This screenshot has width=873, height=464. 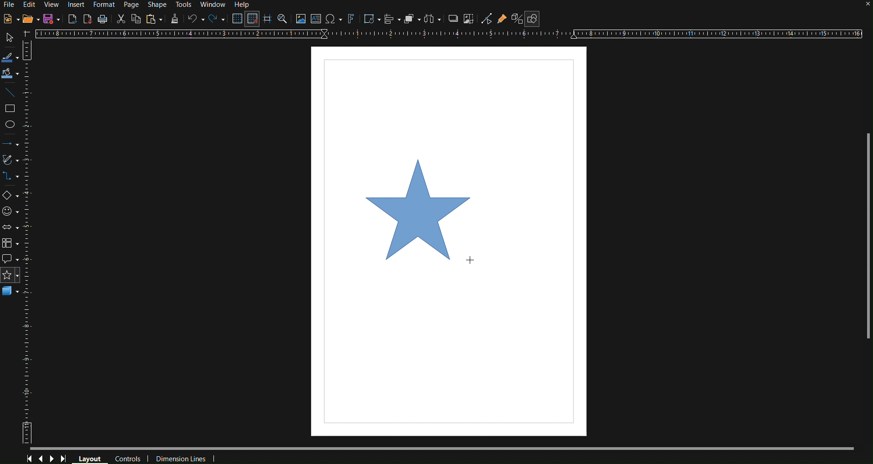 What do you see at coordinates (244, 5) in the screenshot?
I see `Help` at bounding box center [244, 5].